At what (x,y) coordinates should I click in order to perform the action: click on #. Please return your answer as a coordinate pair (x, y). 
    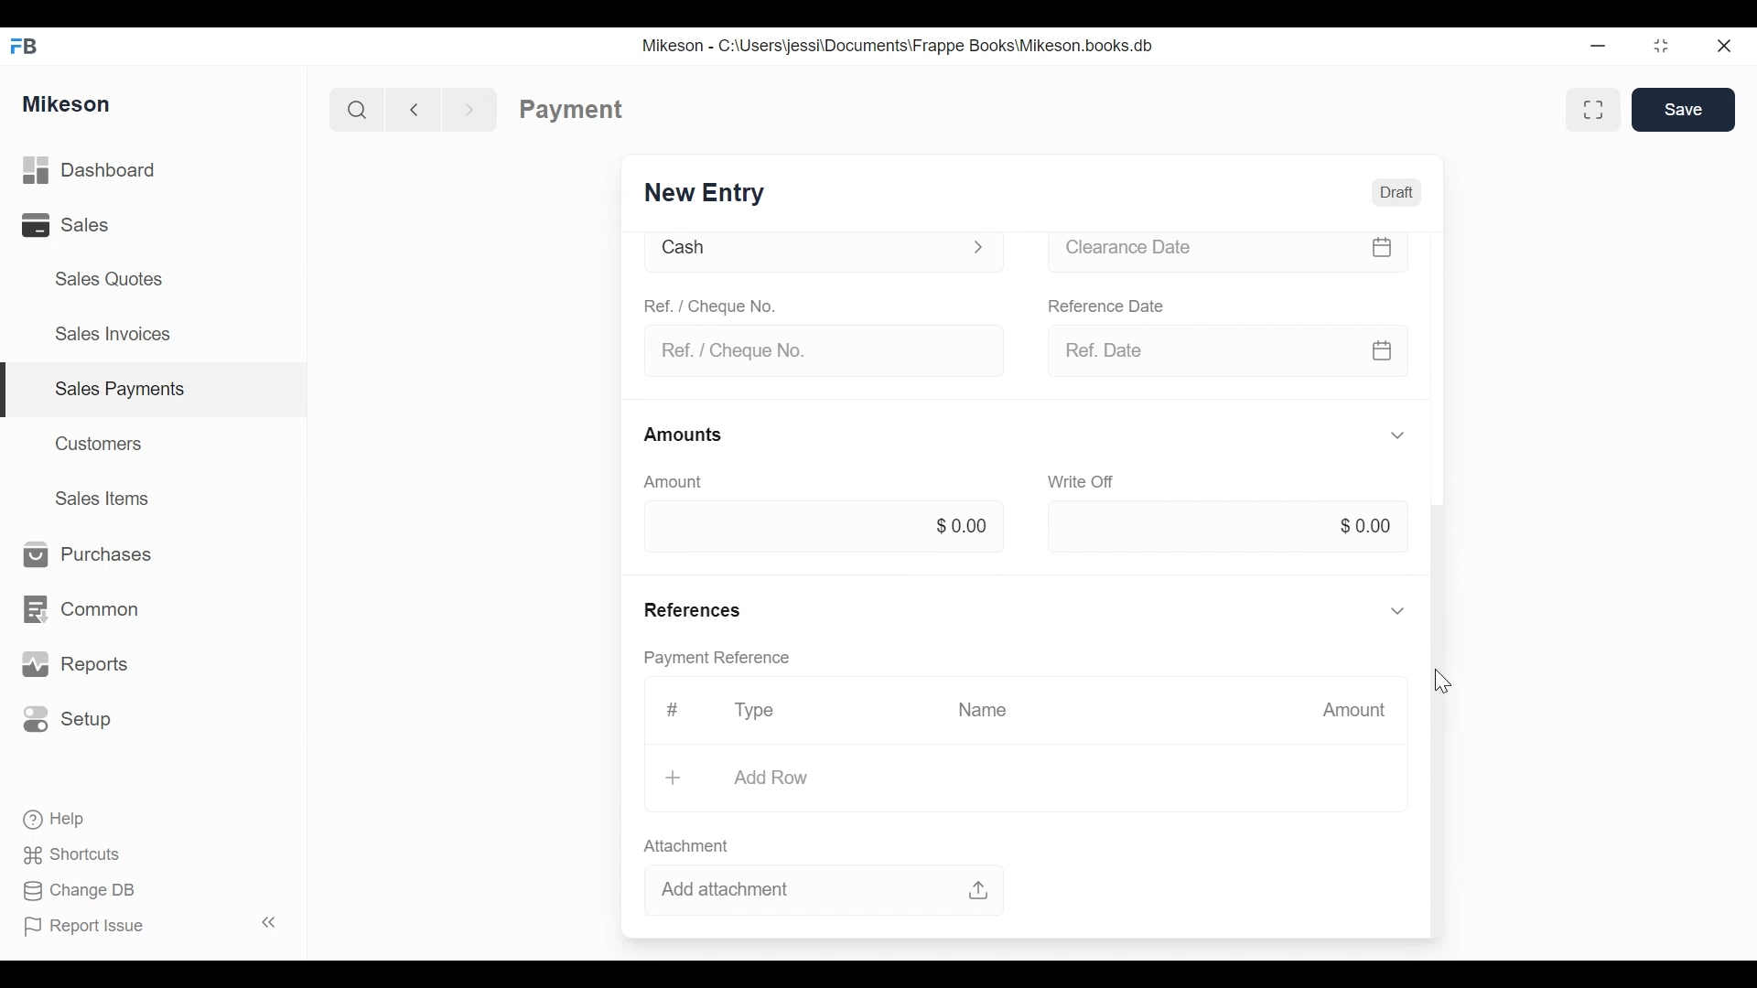
    Looking at the image, I should click on (673, 706).